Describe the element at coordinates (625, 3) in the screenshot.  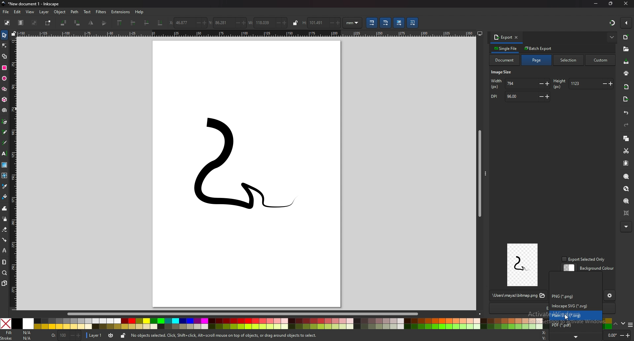
I see `close` at that location.